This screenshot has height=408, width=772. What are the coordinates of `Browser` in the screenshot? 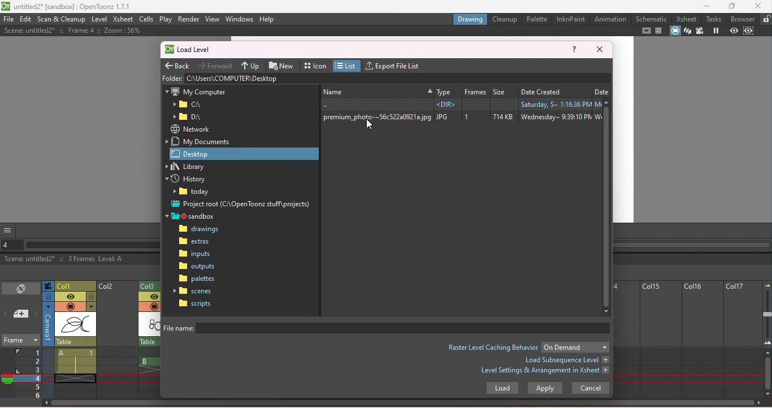 It's located at (743, 19).